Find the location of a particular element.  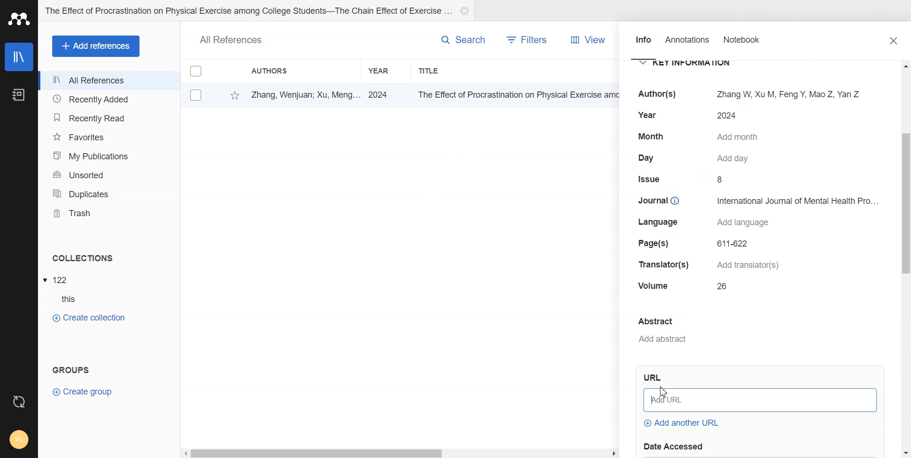

Journal International Journal of Mental Health Pro... is located at coordinates (757, 200).